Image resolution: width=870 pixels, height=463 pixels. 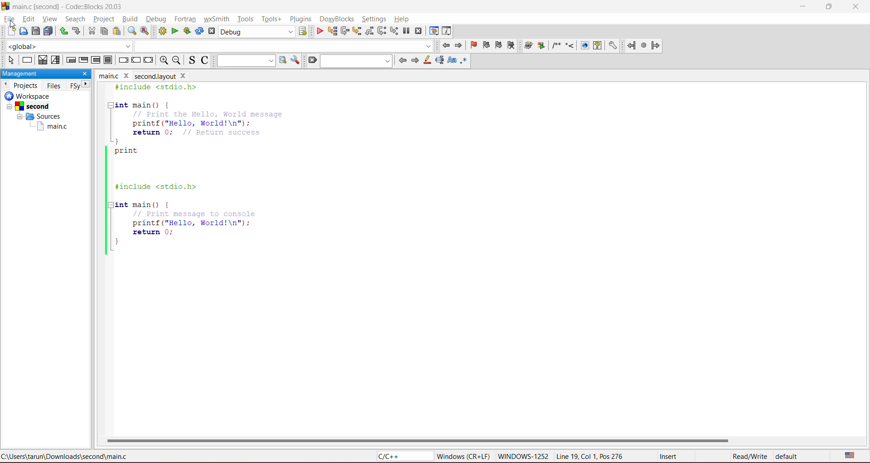 What do you see at coordinates (176, 32) in the screenshot?
I see `run` at bounding box center [176, 32].